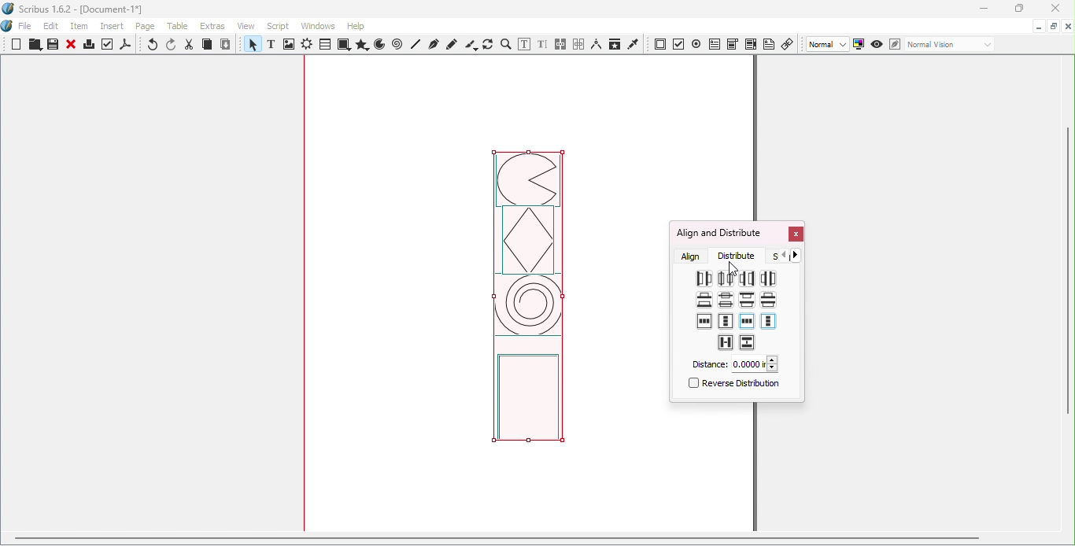 The width and height of the screenshot is (1075, 546). Describe the element at coordinates (799, 255) in the screenshot. I see `Go forward` at that location.